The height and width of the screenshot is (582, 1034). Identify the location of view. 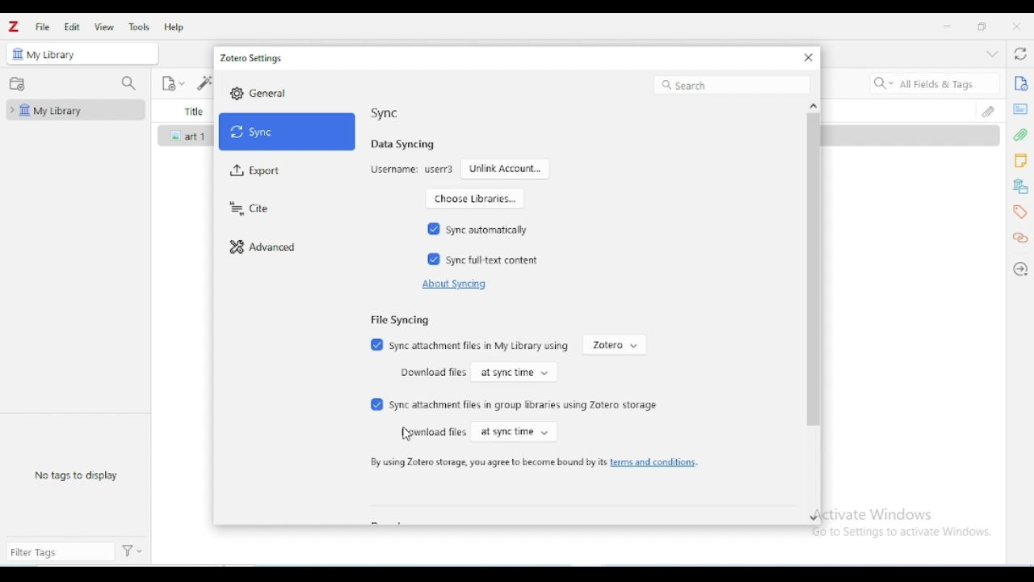
(105, 27).